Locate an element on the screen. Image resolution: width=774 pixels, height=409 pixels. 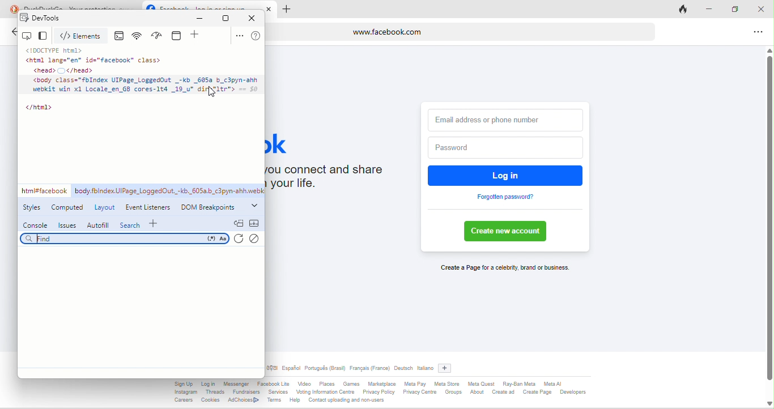
styles is located at coordinates (34, 208).